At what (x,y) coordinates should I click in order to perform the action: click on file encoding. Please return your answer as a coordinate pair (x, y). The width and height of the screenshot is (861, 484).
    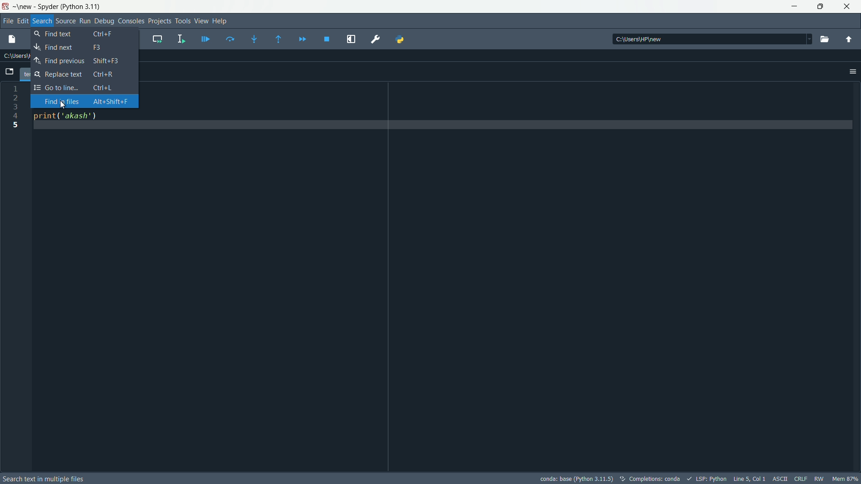
    Looking at the image, I should click on (782, 478).